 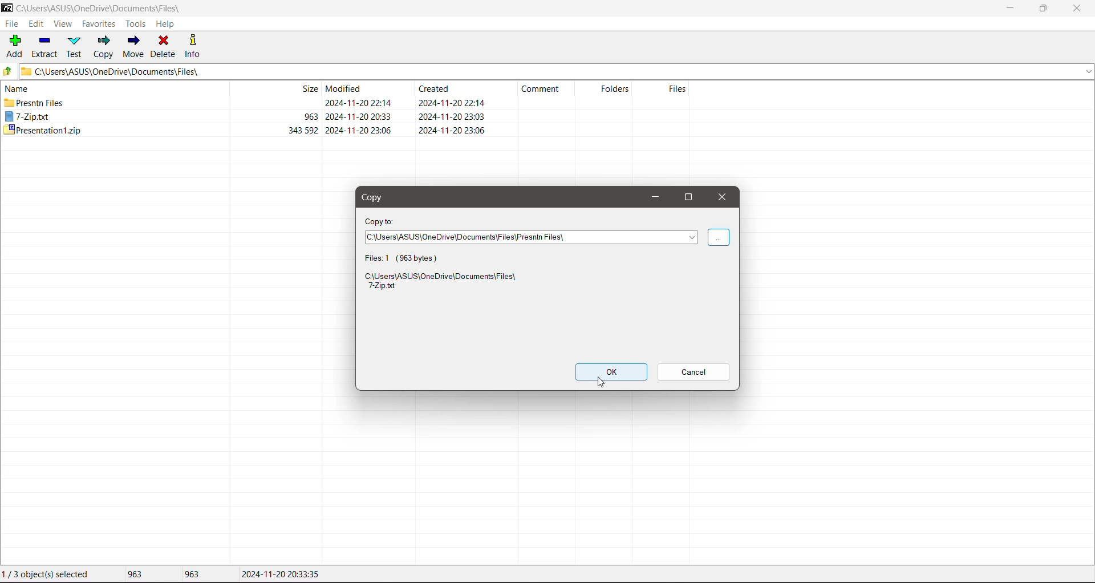 What do you see at coordinates (719, 238) in the screenshot?
I see `Click to Browse for more locations` at bounding box center [719, 238].